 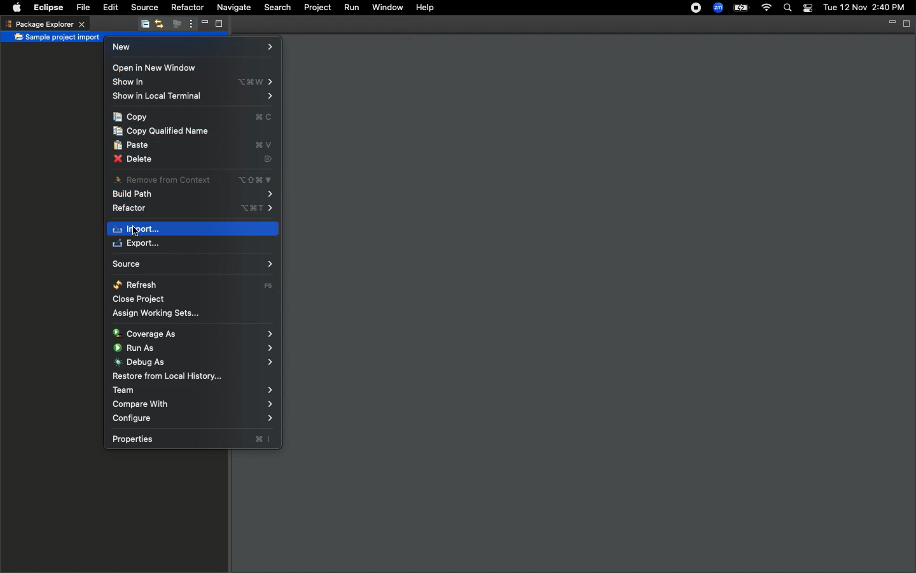 I want to click on Copy qualified name, so click(x=163, y=131).